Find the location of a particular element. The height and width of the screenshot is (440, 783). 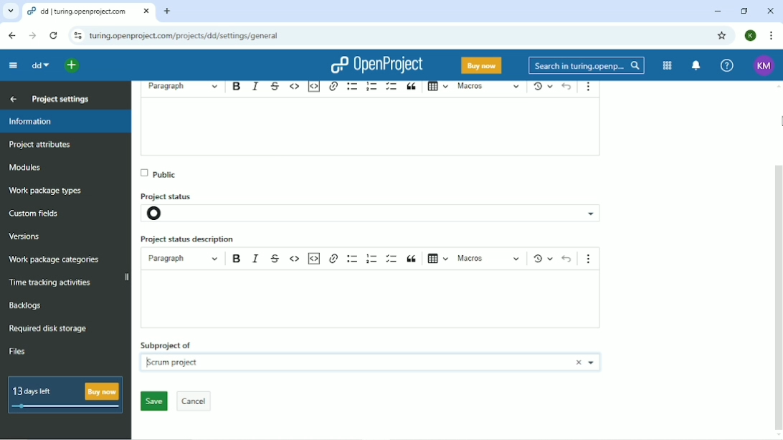

Paragraph is located at coordinates (183, 258).